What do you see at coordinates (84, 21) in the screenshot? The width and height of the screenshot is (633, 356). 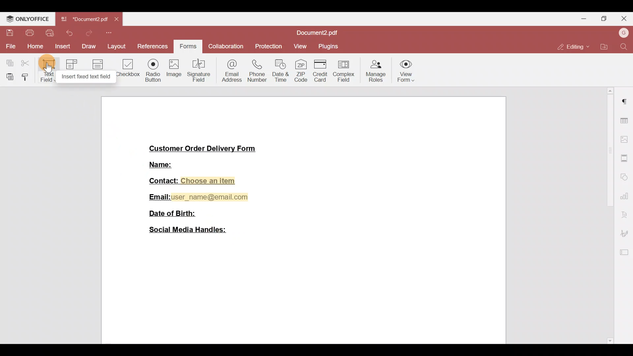 I see `Document2.pdf` at bounding box center [84, 21].